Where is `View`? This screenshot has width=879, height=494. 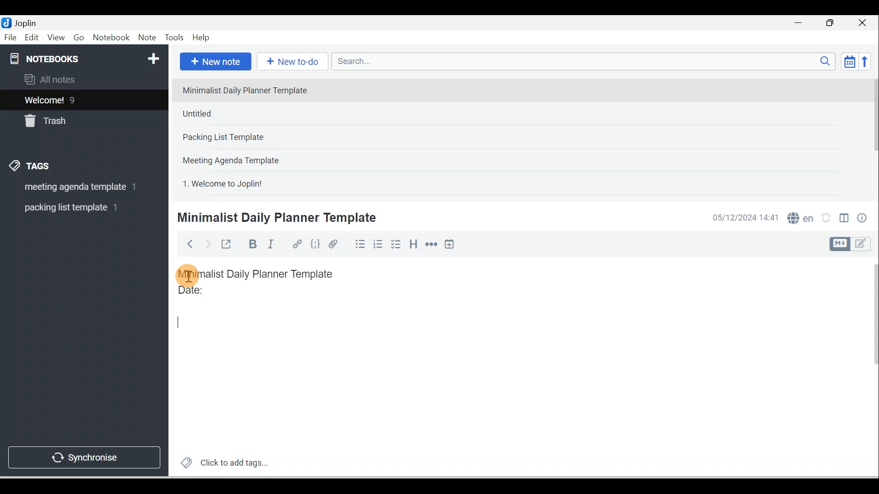 View is located at coordinates (56, 38).